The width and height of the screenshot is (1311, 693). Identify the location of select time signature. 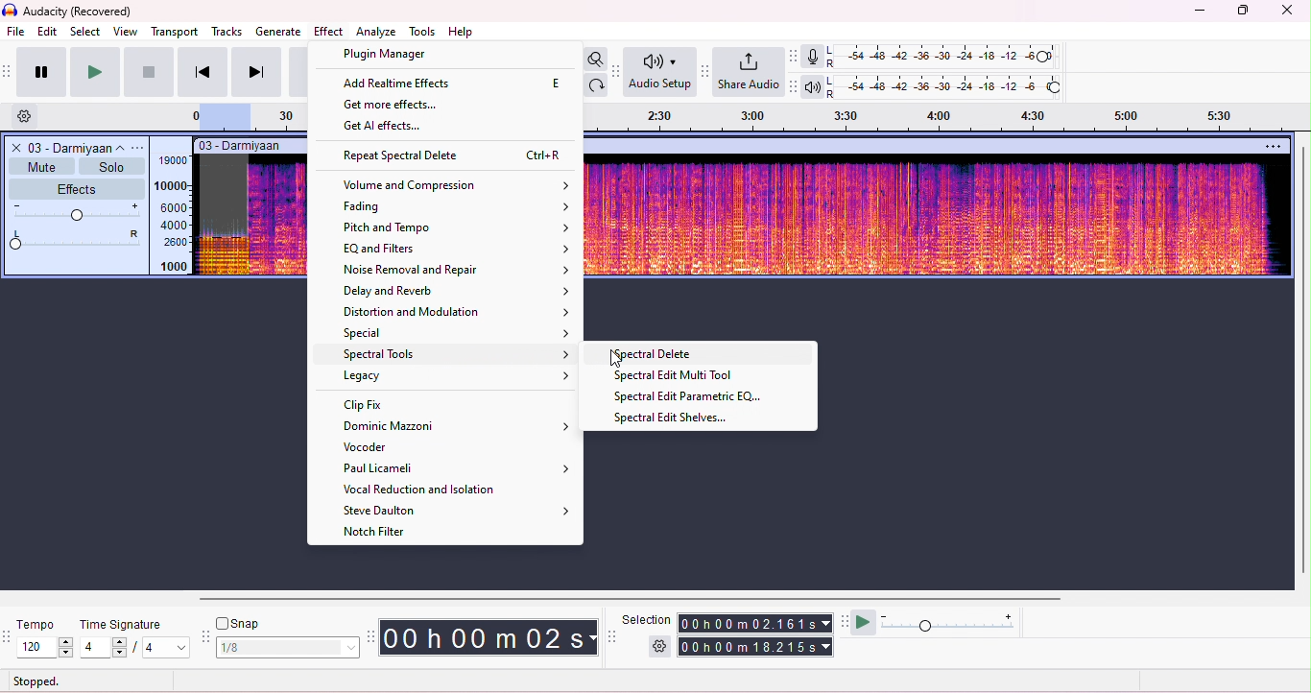
(133, 648).